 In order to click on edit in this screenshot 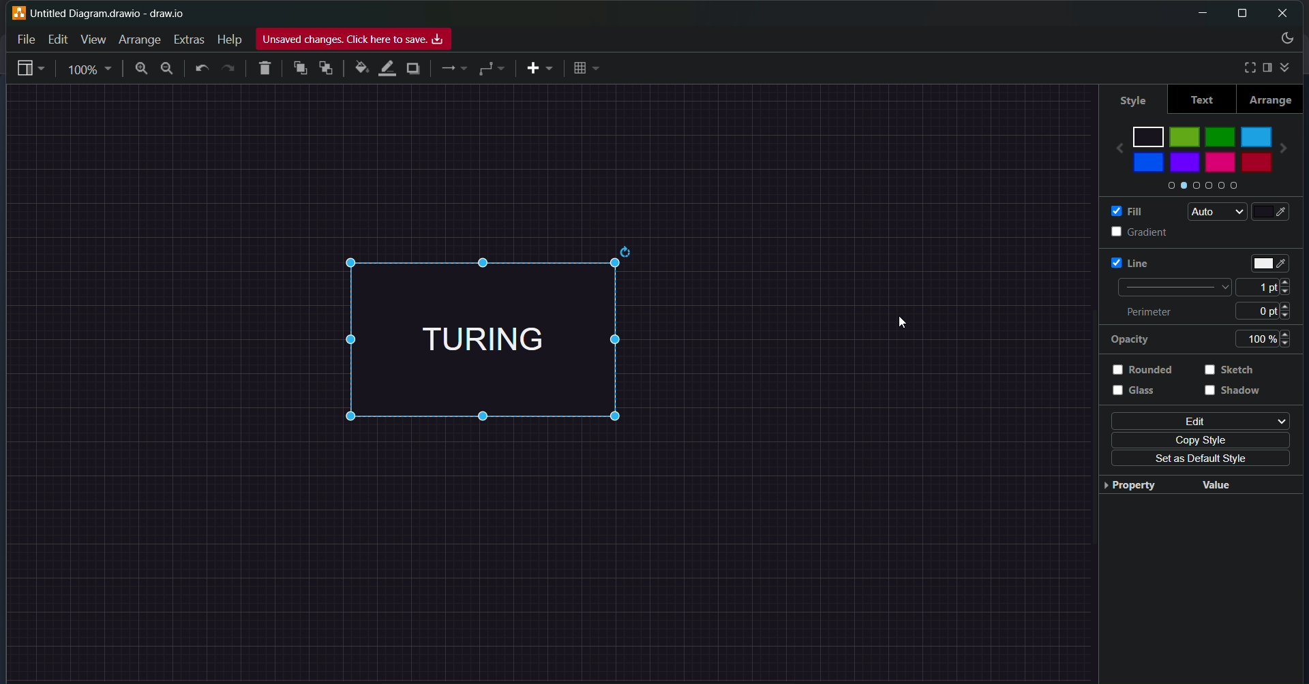, I will do `click(1197, 420)`.